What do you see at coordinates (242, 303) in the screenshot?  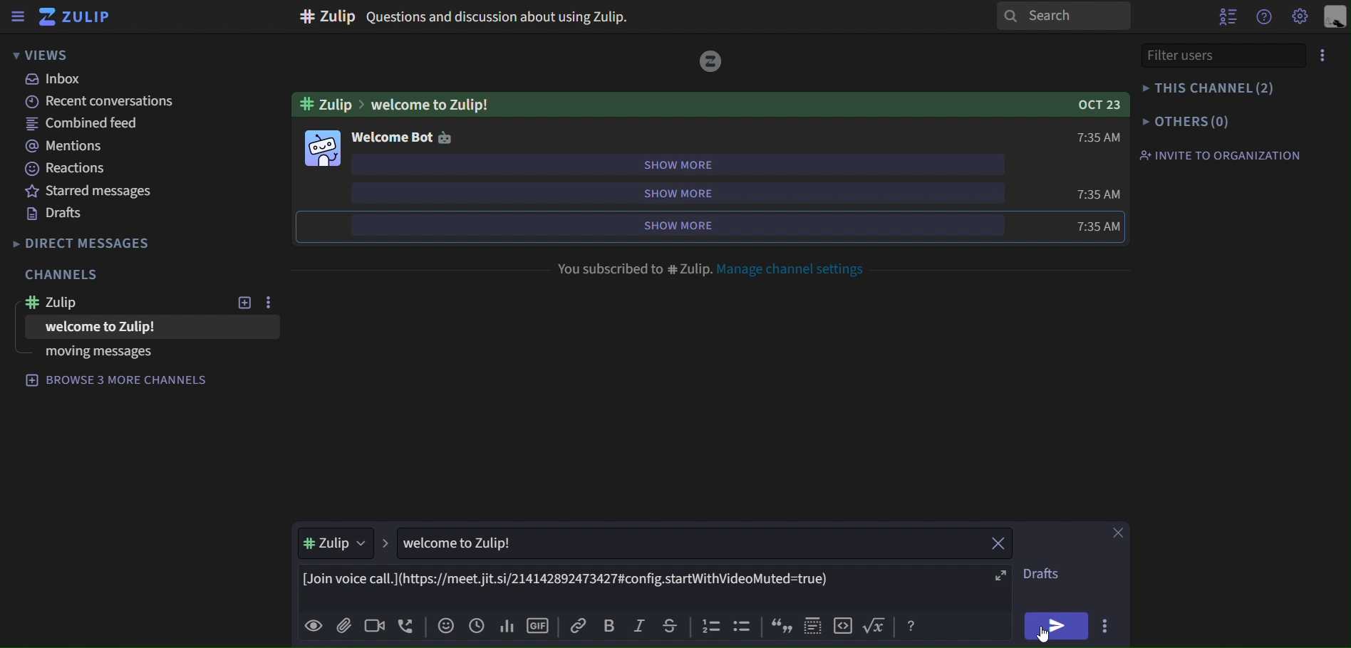 I see `new topic` at bounding box center [242, 303].